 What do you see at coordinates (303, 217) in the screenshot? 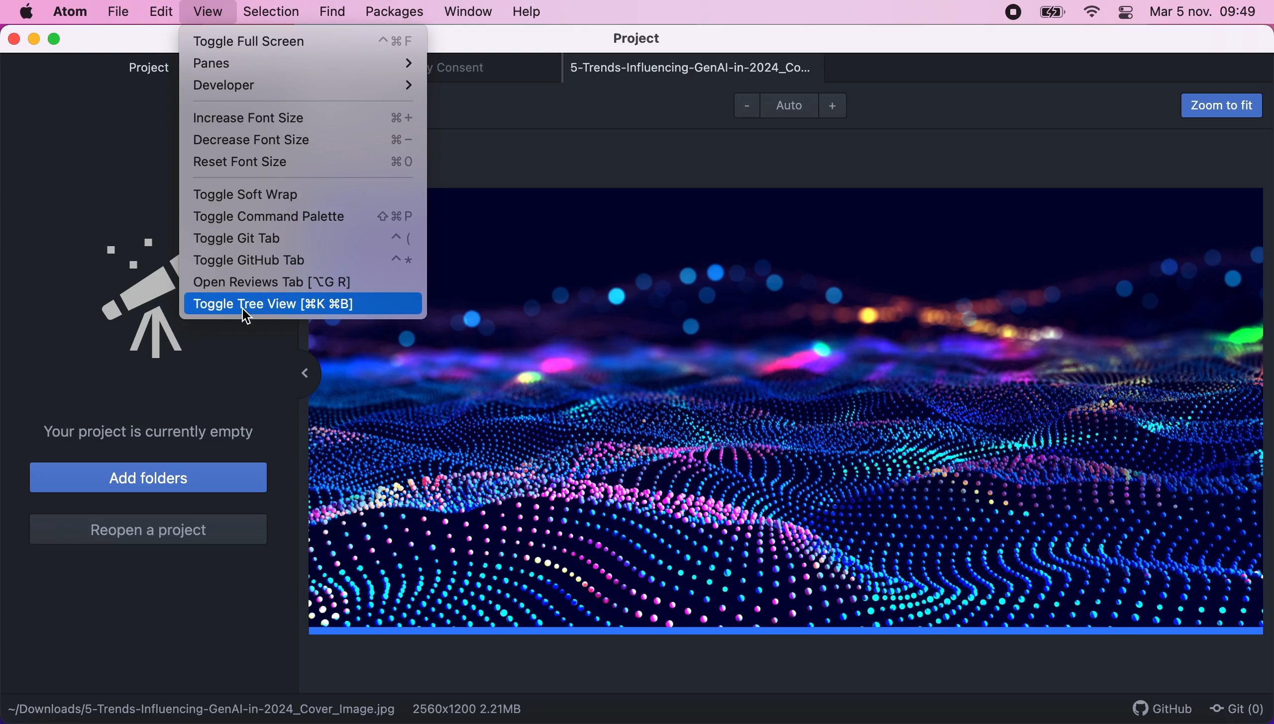
I see `toggle comman palette` at bounding box center [303, 217].